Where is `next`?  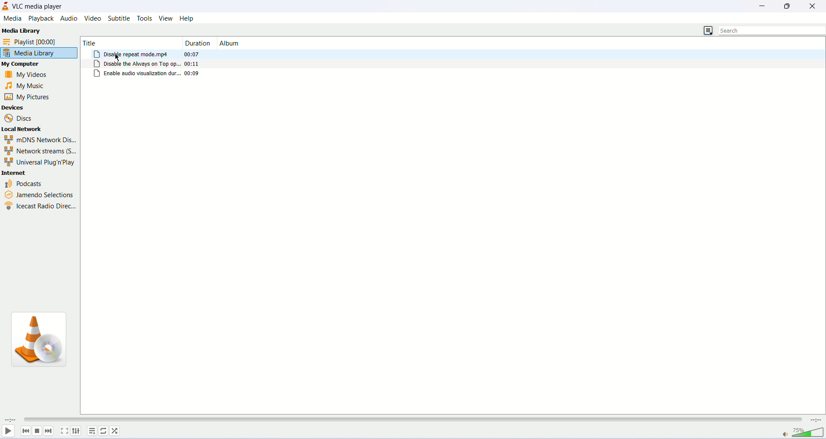
next is located at coordinates (49, 431).